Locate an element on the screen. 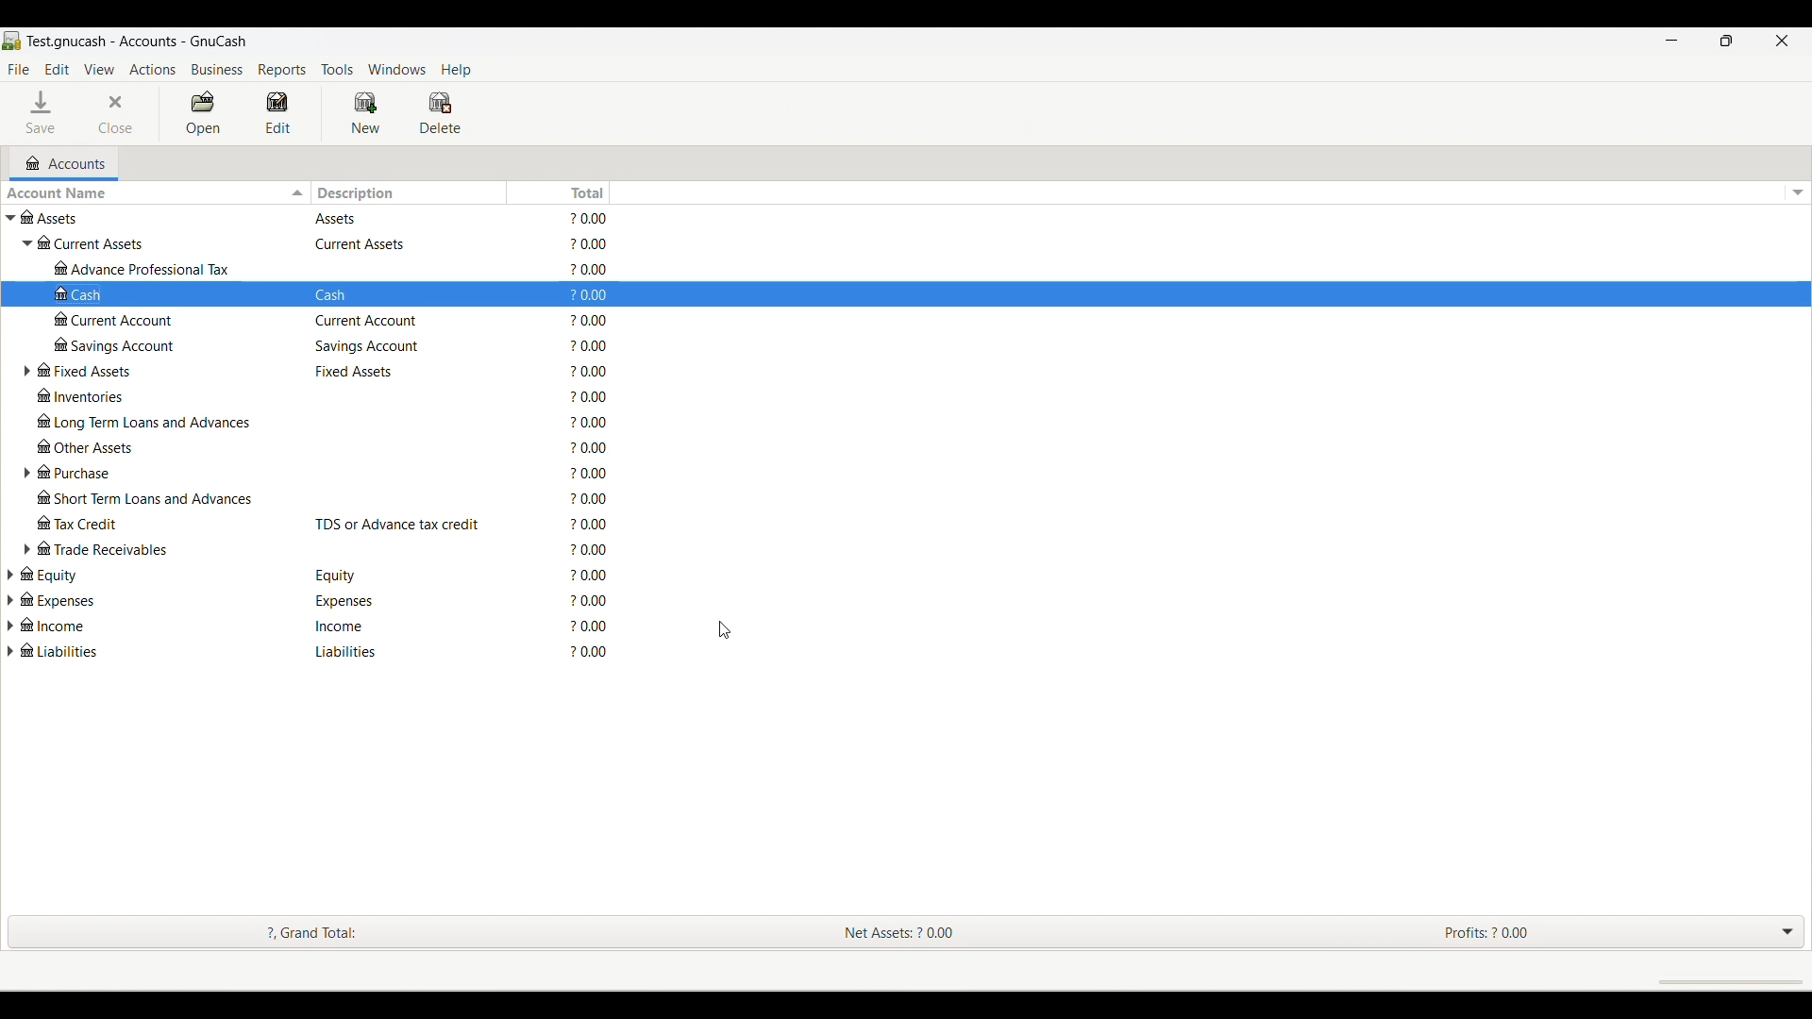 The width and height of the screenshot is (1812, 1019). Profits: ? 0.00 is located at coordinates (1510, 934).